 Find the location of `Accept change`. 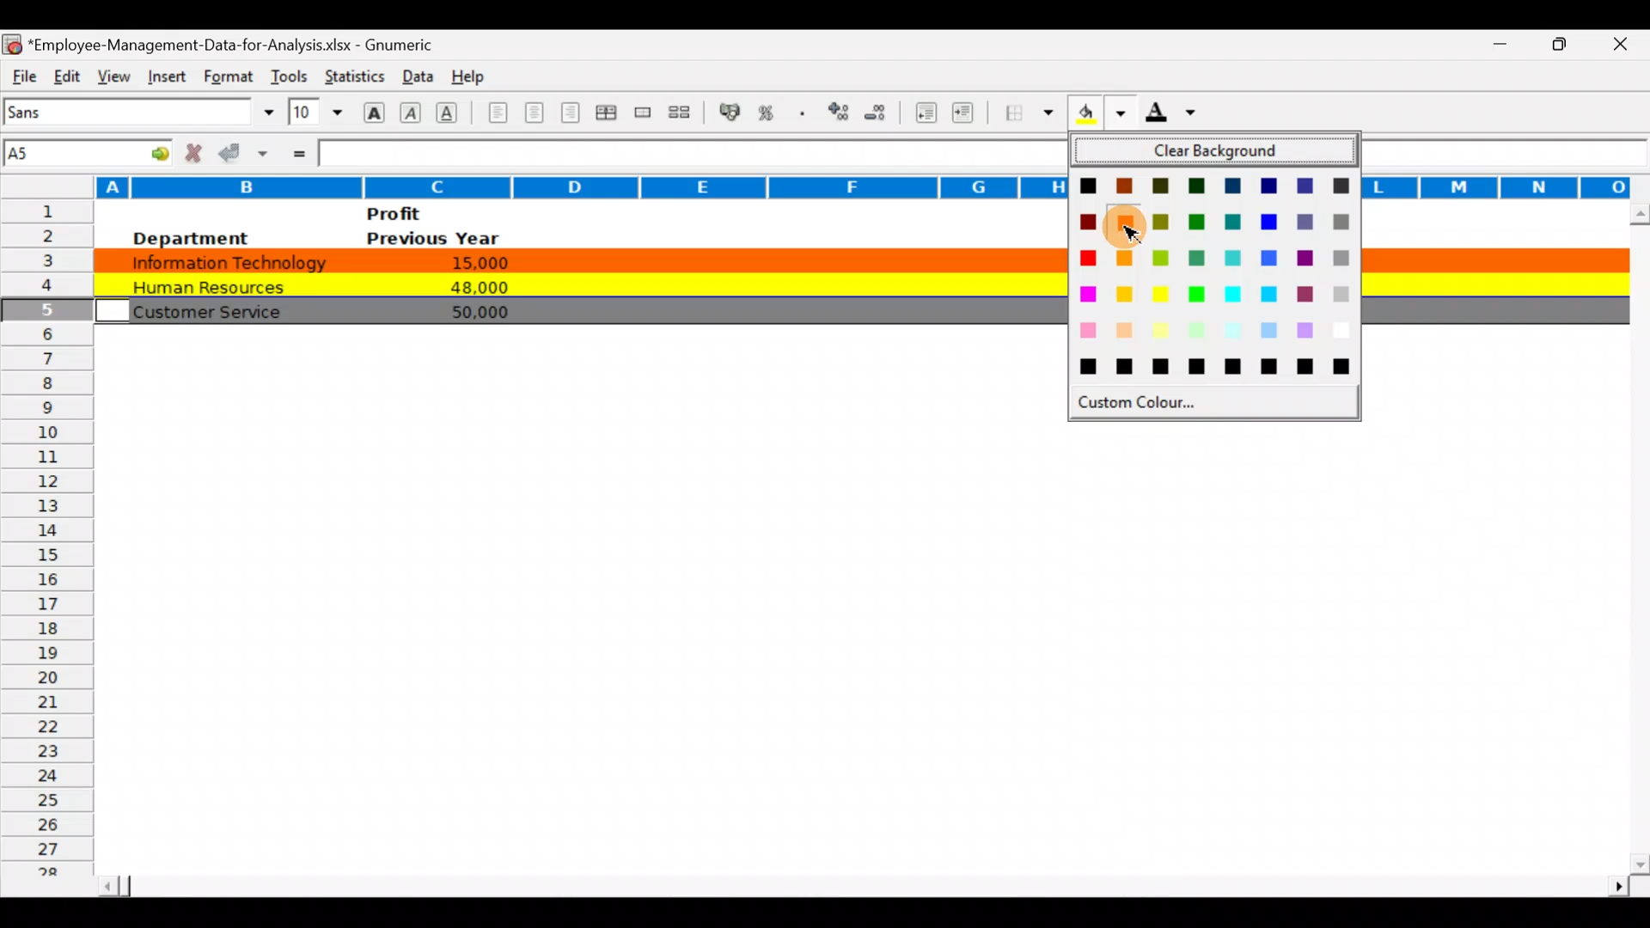

Accept change is located at coordinates (246, 152).